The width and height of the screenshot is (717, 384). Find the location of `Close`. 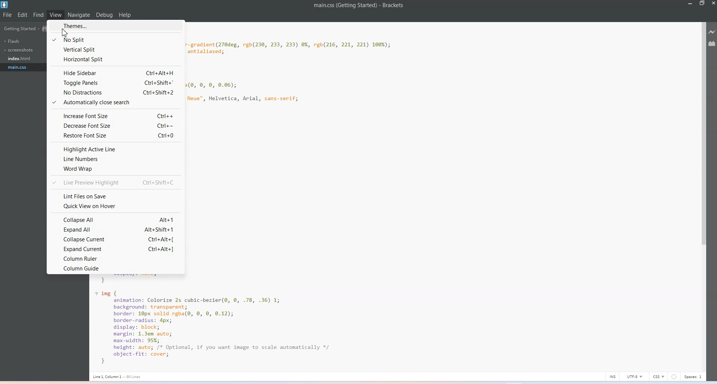

Close is located at coordinates (713, 3).